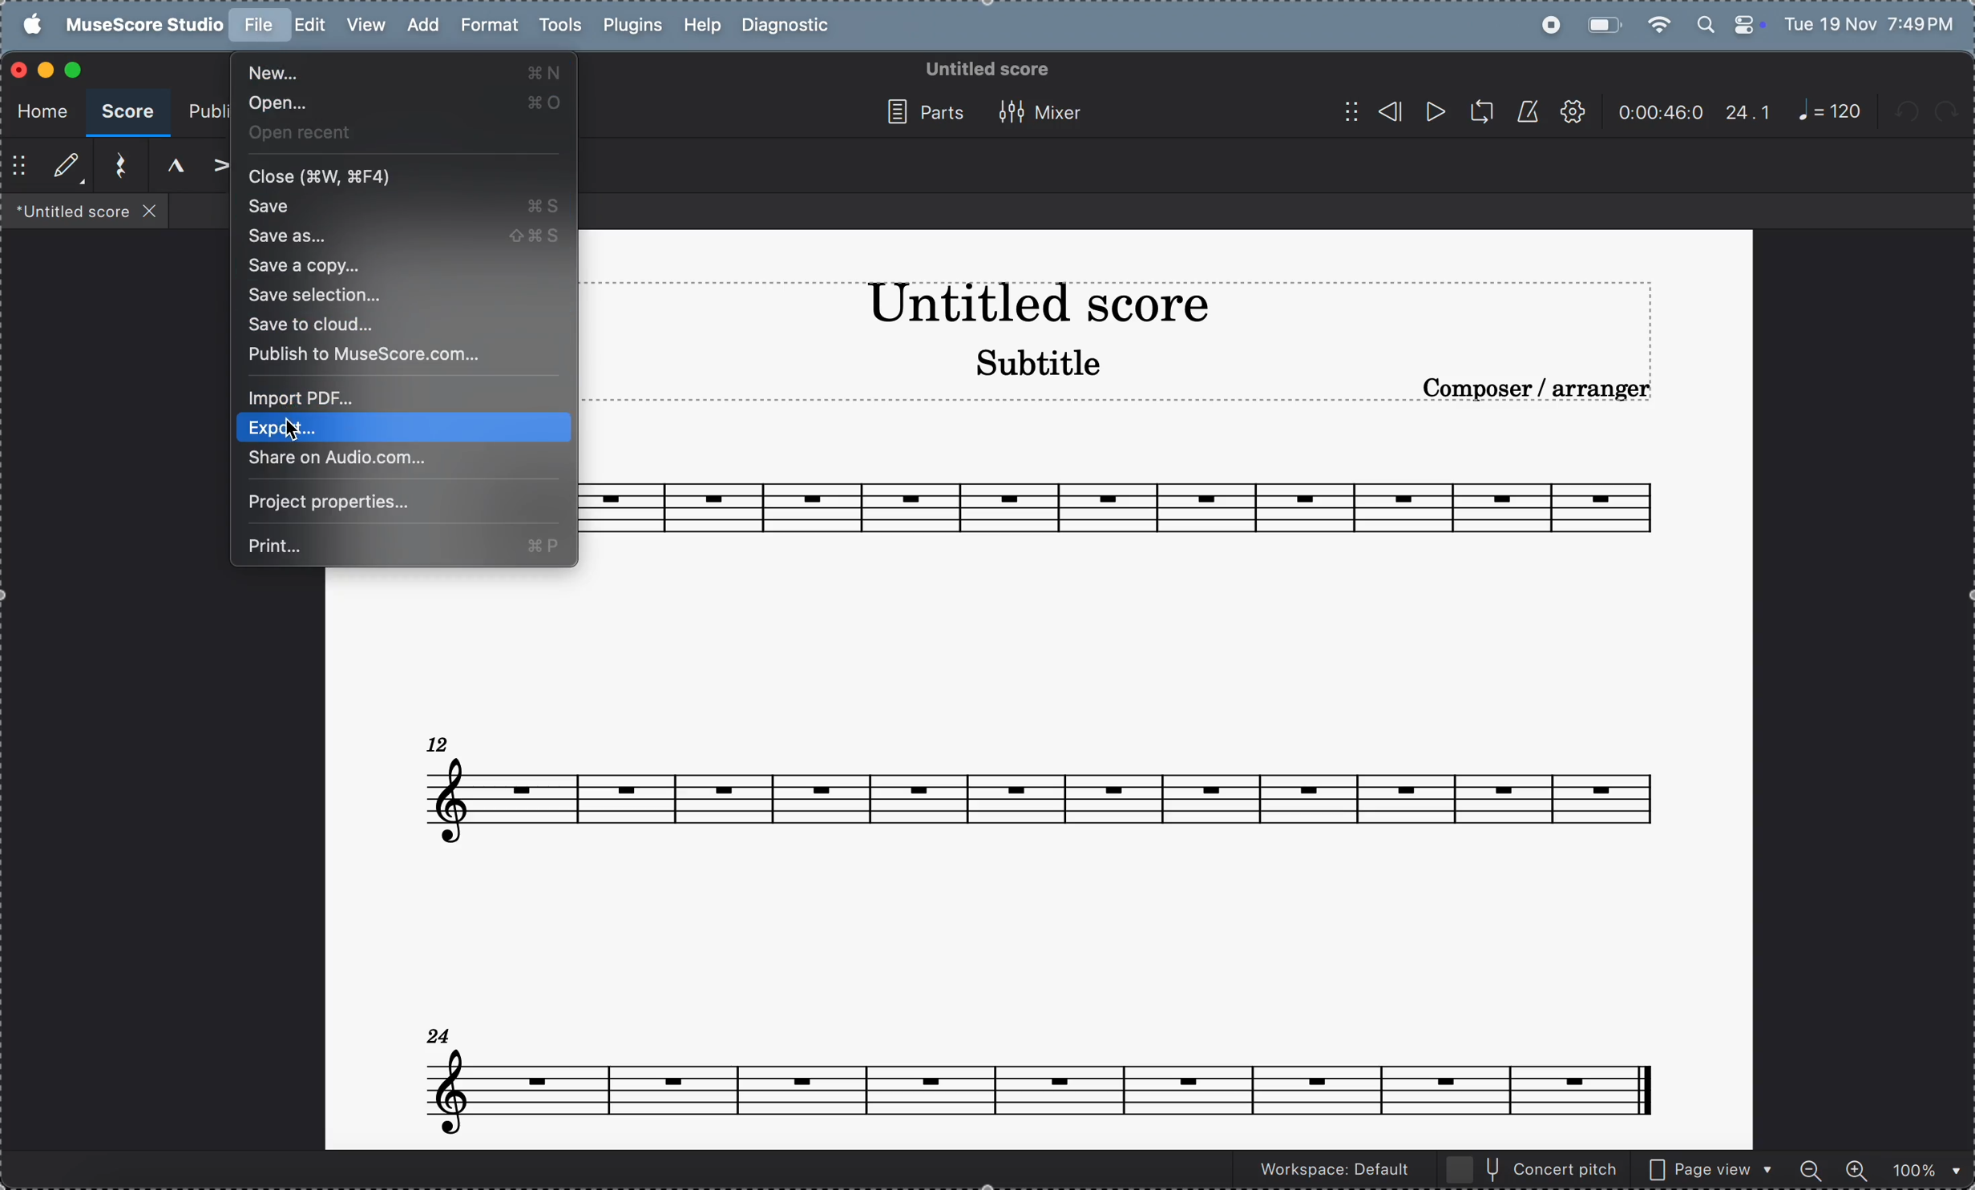  I want to click on subtitle, so click(1035, 368).